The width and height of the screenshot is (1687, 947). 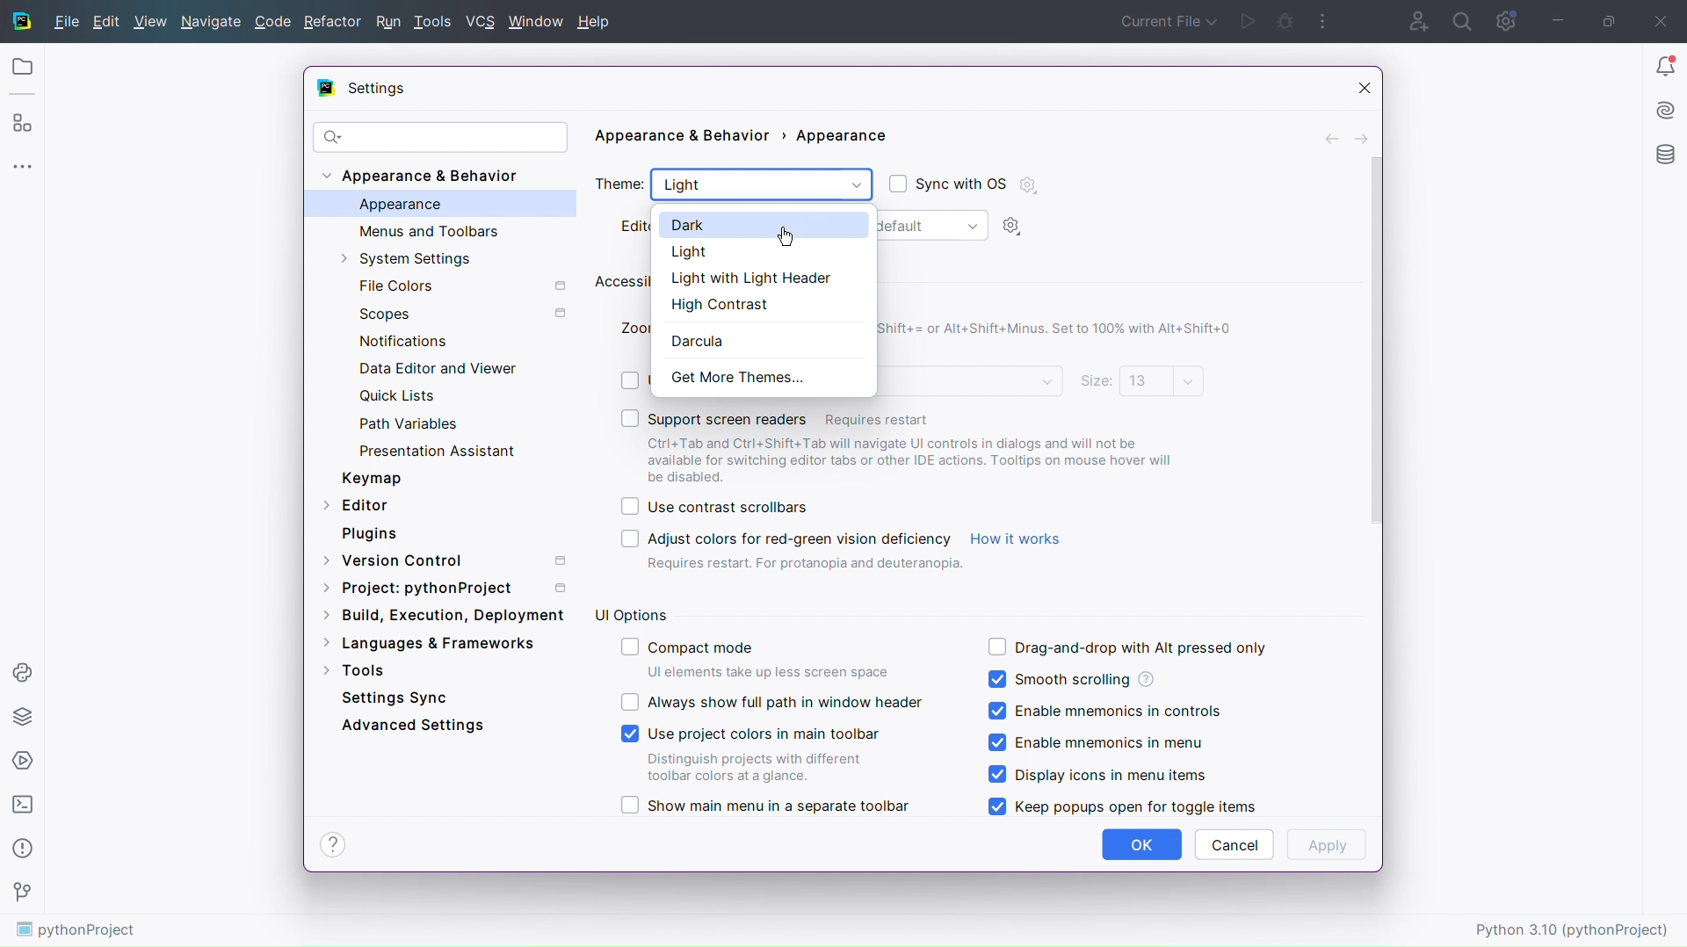 What do you see at coordinates (1608, 19) in the screenshot?
I see `Maximize` at bounding box center [1608, 19].